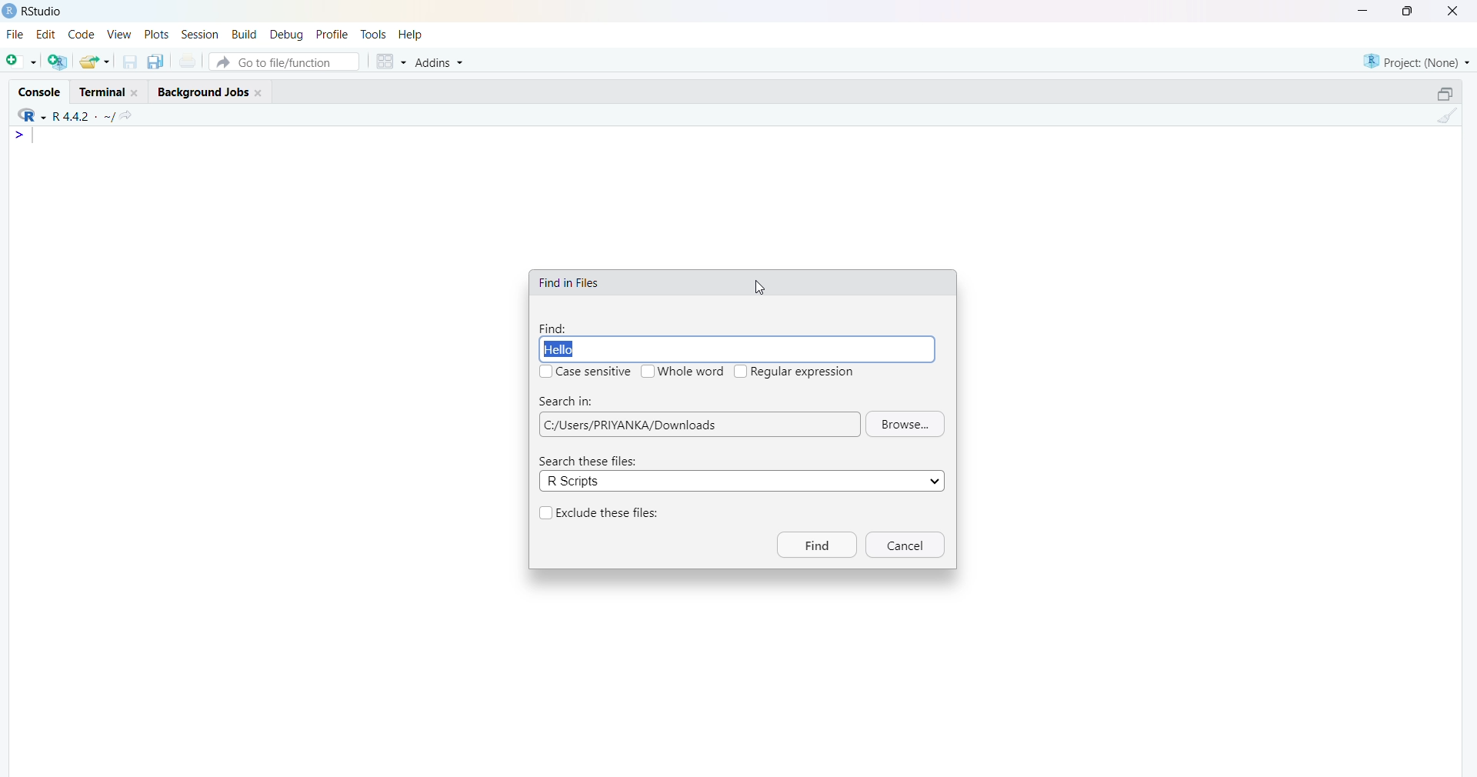 This screenshot has height=777, width=1477. I want to click on Exclude these files:, so click(608, 514).